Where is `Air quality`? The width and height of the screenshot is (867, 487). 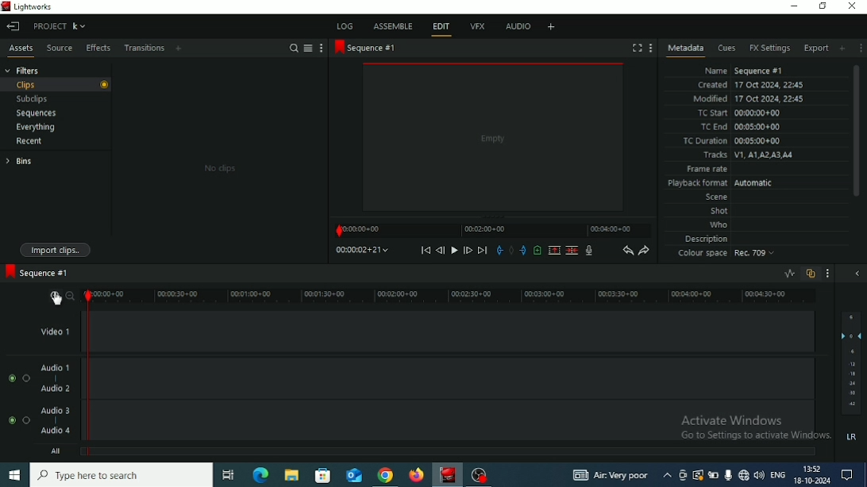
Air quality is located at coordinates (611, 476).